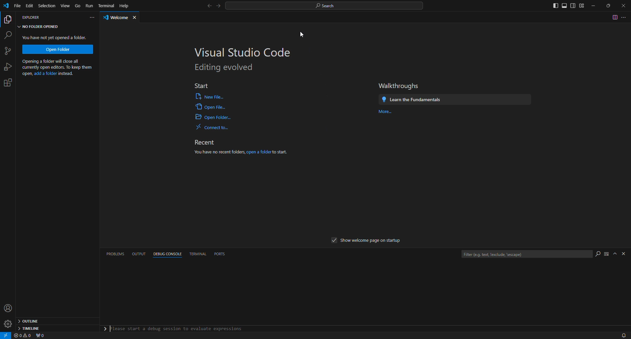 The height and width of the screenshot is (339, 631). Describe the element at coordinates (54, 37) in the screenshot. I see `You have not yet opened a folder` at that location.